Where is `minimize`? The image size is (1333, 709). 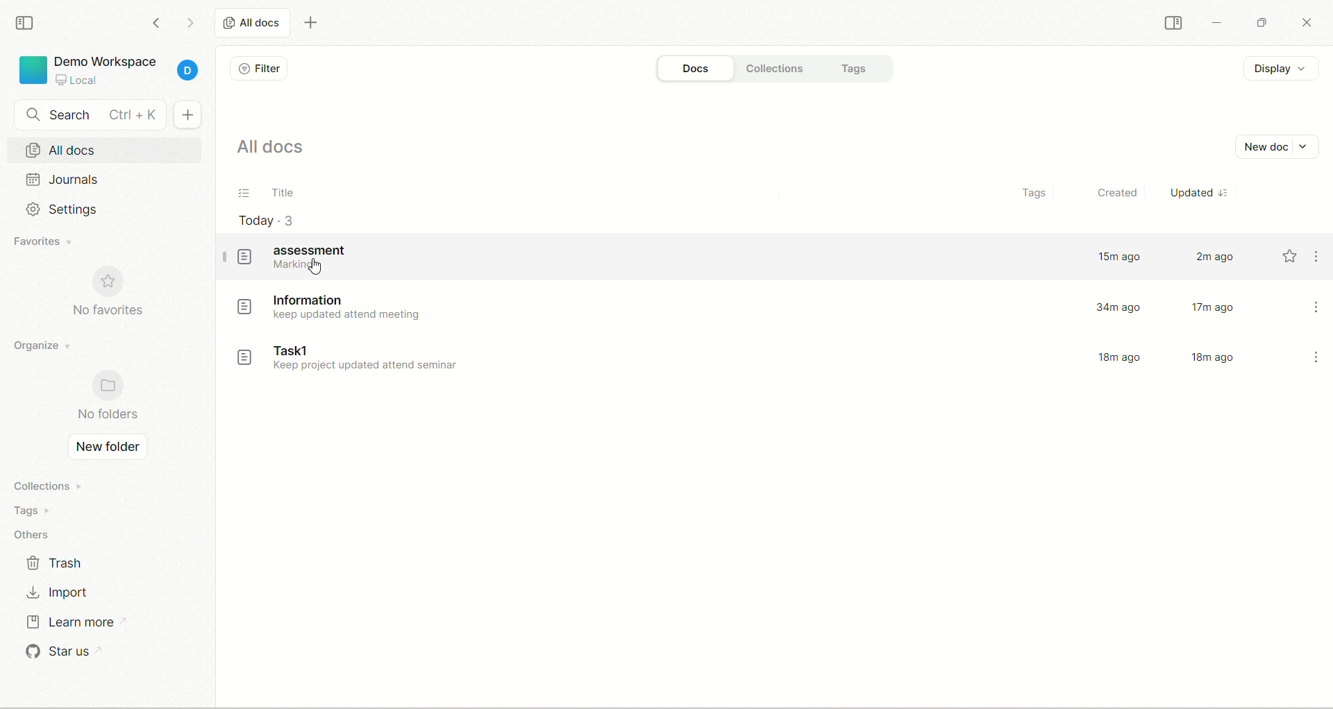
minimize is located at coordinates (1219, 22).